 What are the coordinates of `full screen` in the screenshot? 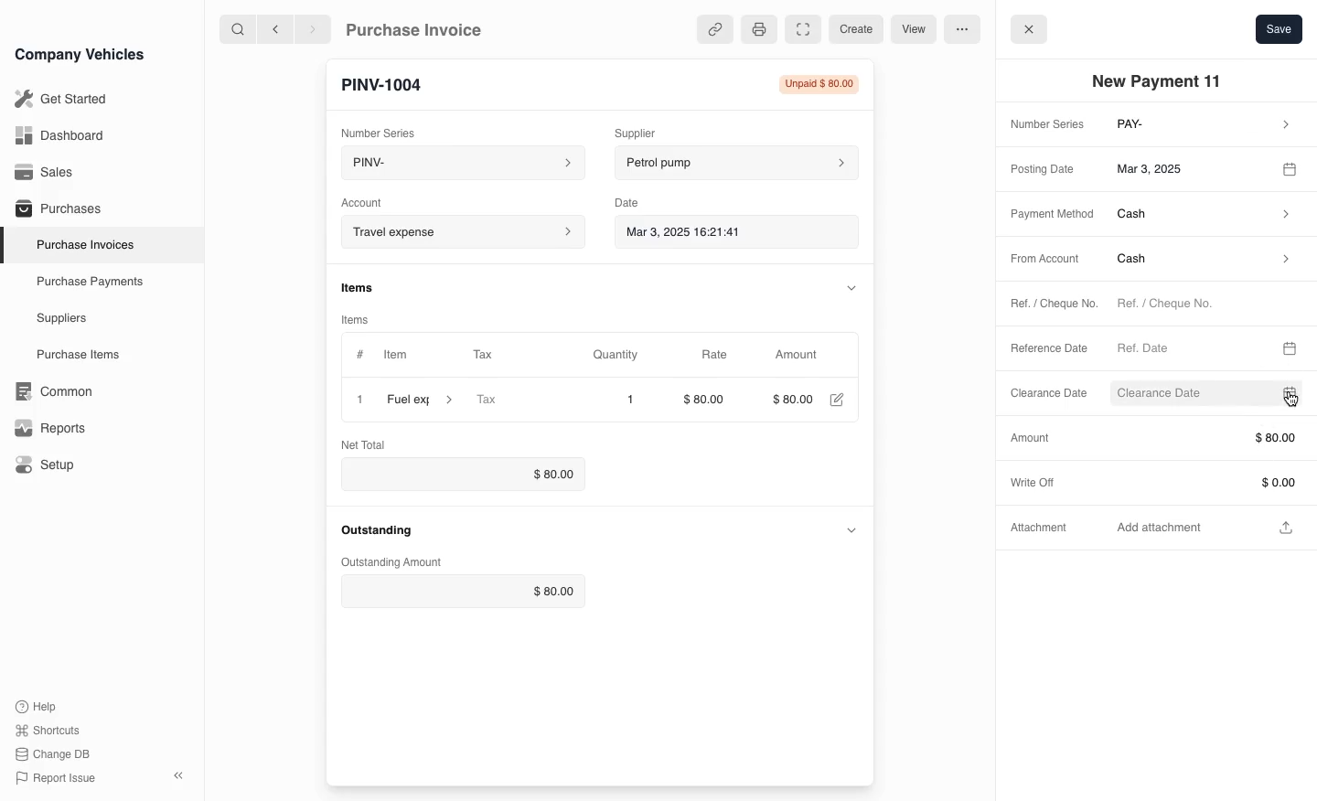 It's located at (802, 30).